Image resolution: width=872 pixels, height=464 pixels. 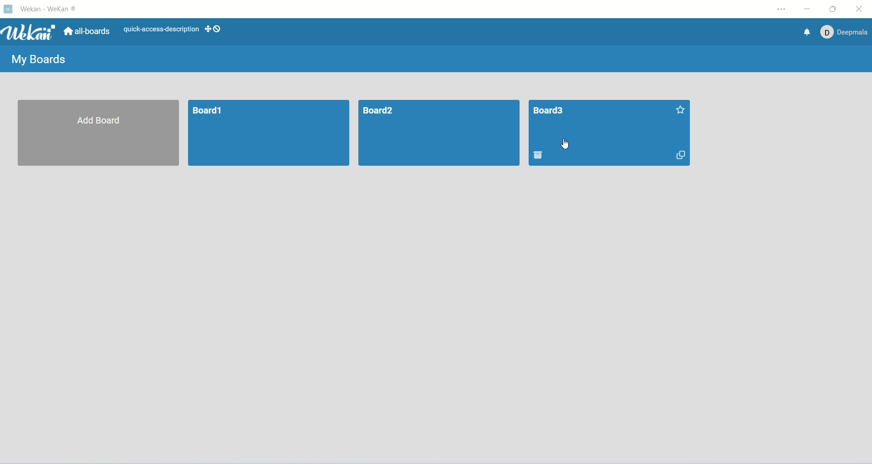 What do you see at coordinates (677, 110) in the screenshot?
I see `favorite` at bounding box center [677, 110].